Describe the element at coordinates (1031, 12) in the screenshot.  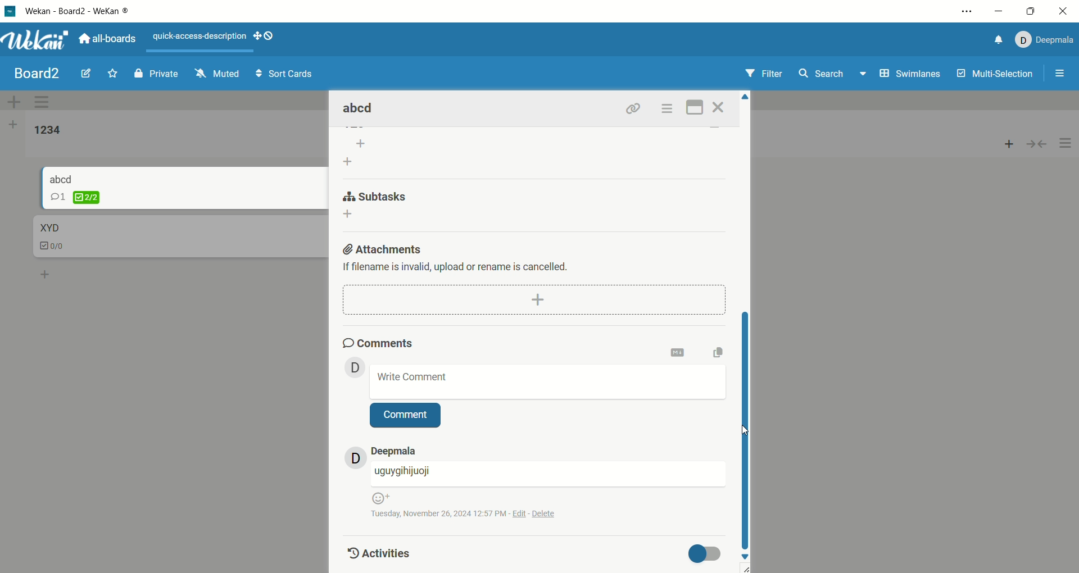
I see `maximize` at that location.